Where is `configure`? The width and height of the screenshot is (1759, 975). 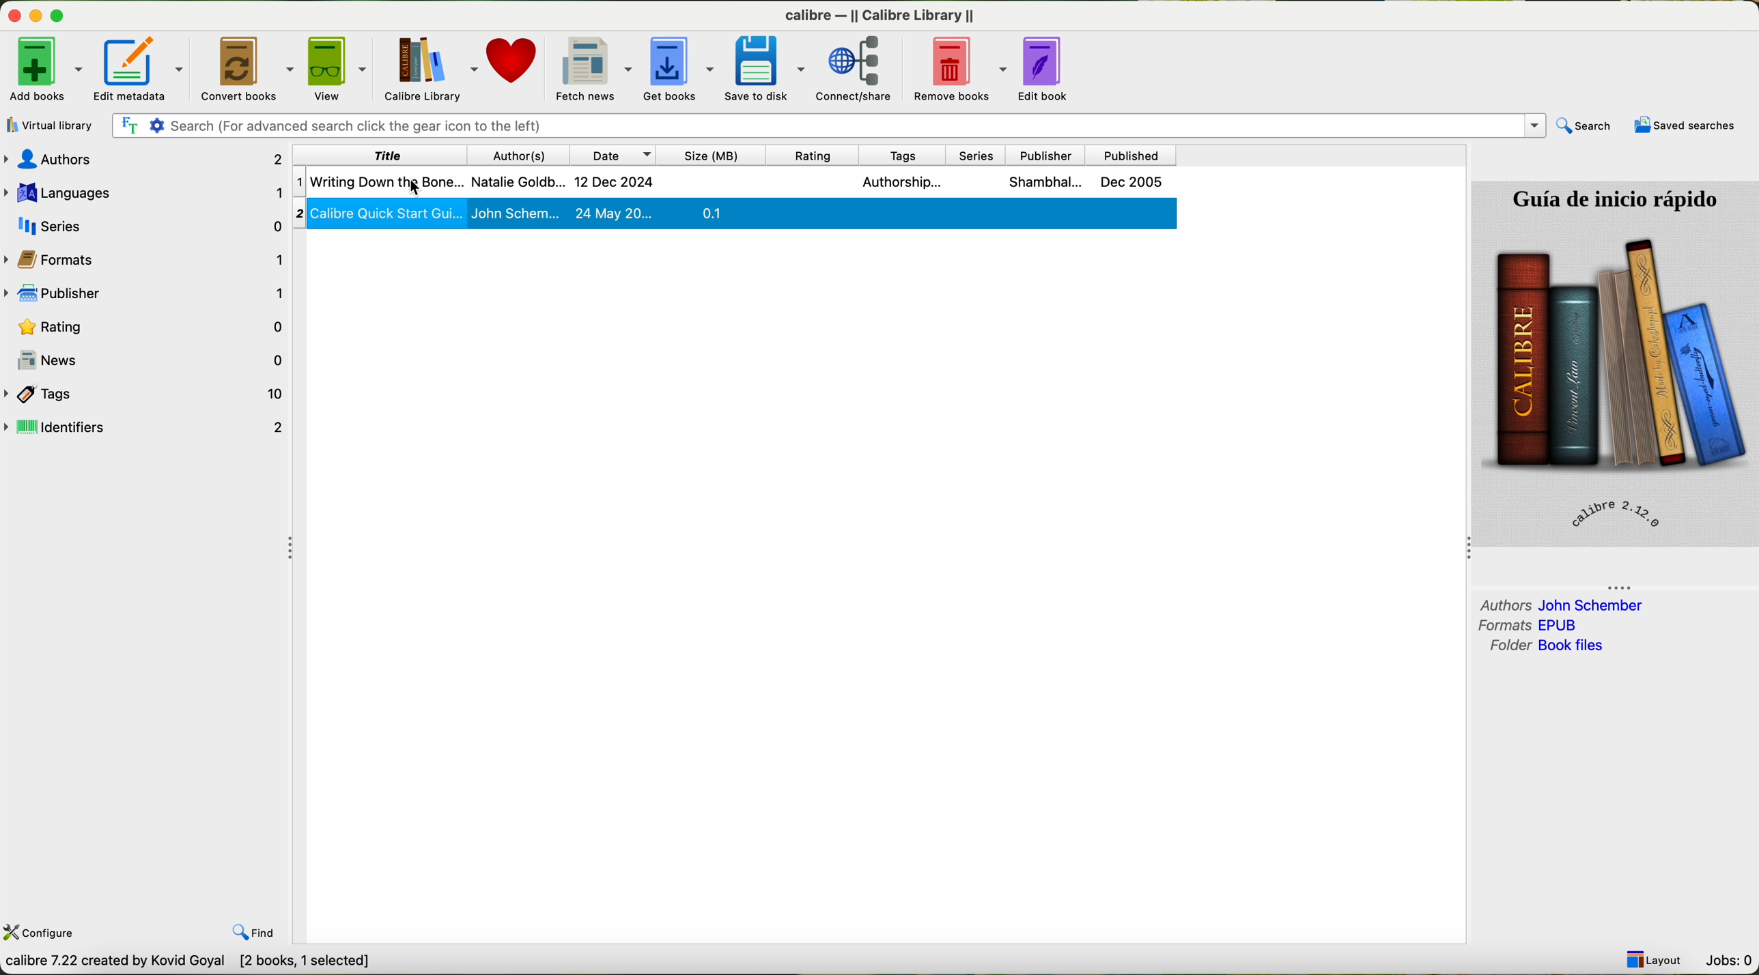 configure is located at coordinates (41, 935).